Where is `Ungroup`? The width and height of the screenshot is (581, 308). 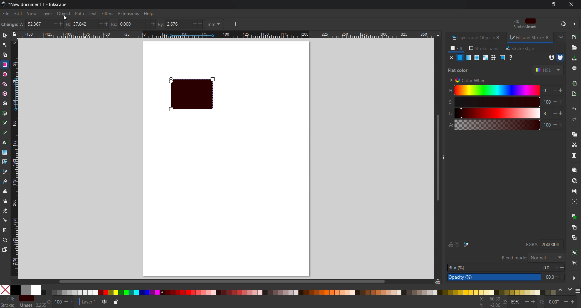 Ungroup is located at coordinates (574, 264).